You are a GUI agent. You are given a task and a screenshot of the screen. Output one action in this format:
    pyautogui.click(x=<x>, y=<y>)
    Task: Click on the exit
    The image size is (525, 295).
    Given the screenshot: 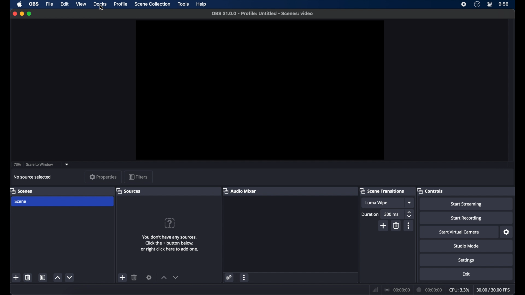 What is the action you would take?
    pyautogui.click(x=466, y=274)
    